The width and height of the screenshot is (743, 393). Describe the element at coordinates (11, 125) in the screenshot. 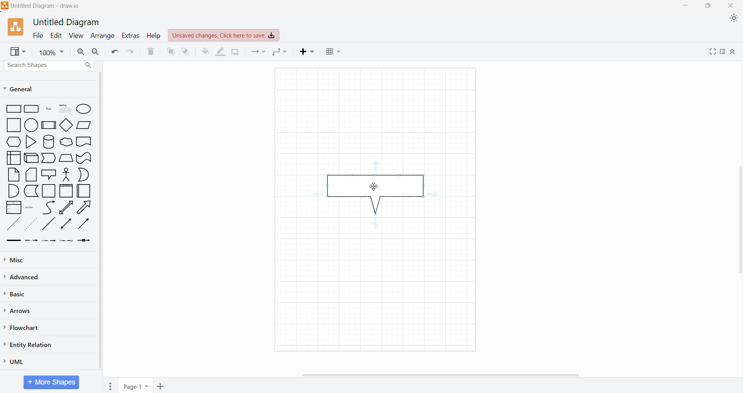

I see `Square` at that location.